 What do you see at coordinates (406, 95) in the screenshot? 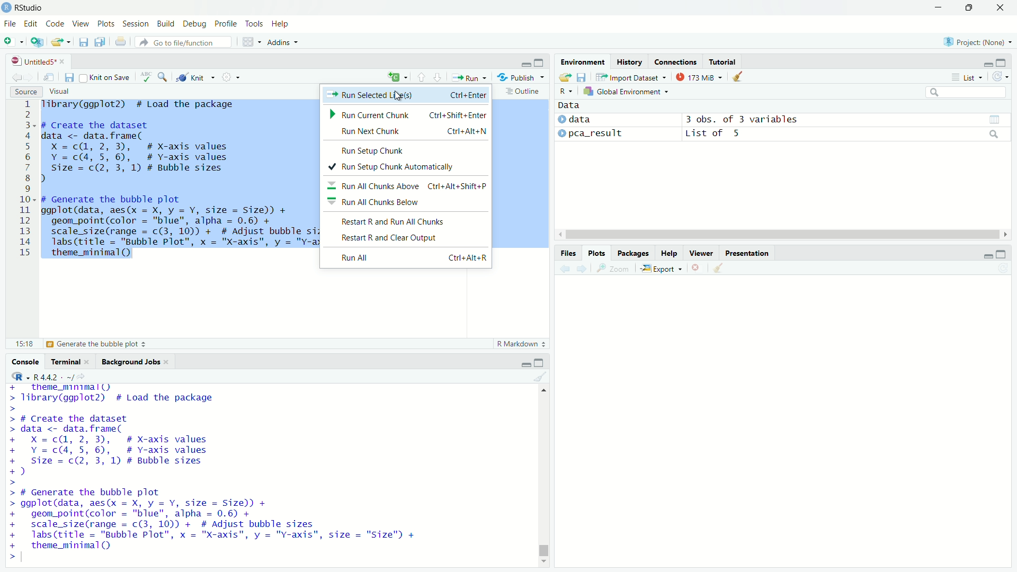
I see `run selected lines` at bounding box center [406, 95].